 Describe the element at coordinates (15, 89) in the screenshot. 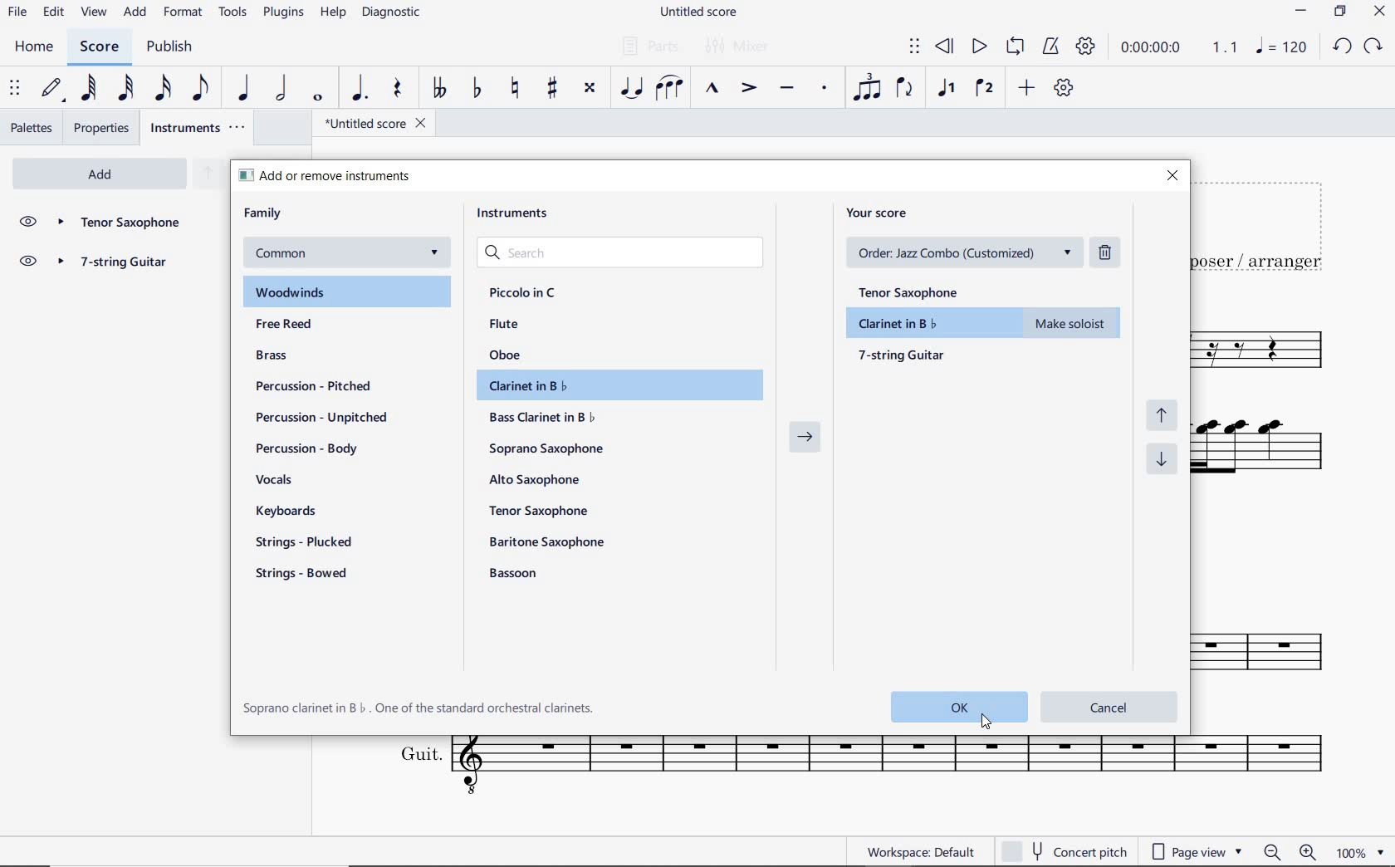

I see `SELECET TO MOVE` at that location.